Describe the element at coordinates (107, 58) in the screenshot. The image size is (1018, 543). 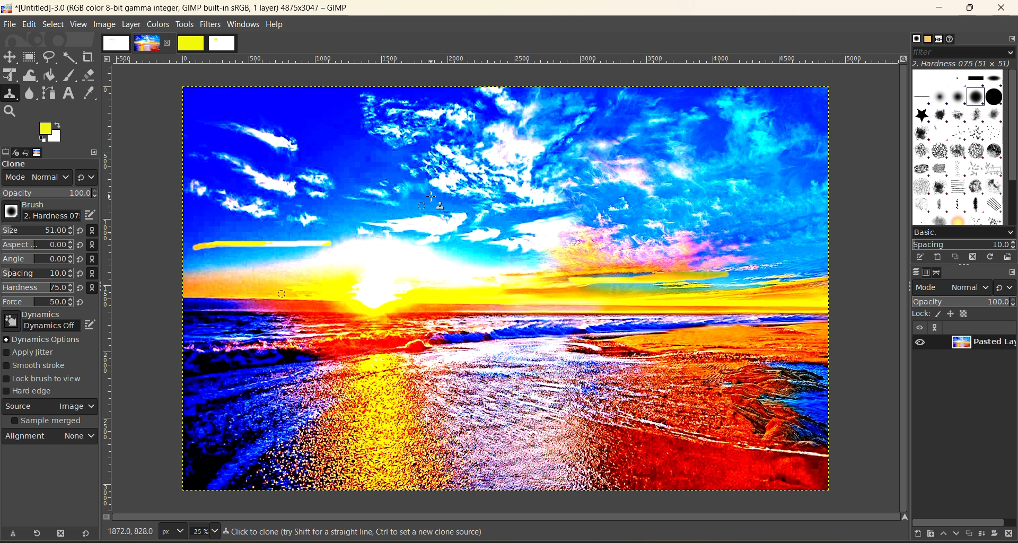
I see `` at that location.